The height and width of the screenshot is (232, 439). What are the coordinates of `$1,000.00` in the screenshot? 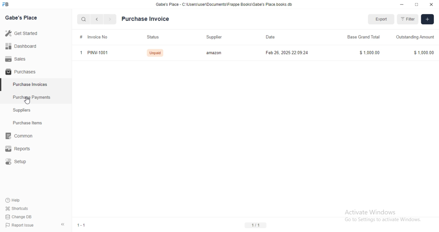 It's located at (370, 53).